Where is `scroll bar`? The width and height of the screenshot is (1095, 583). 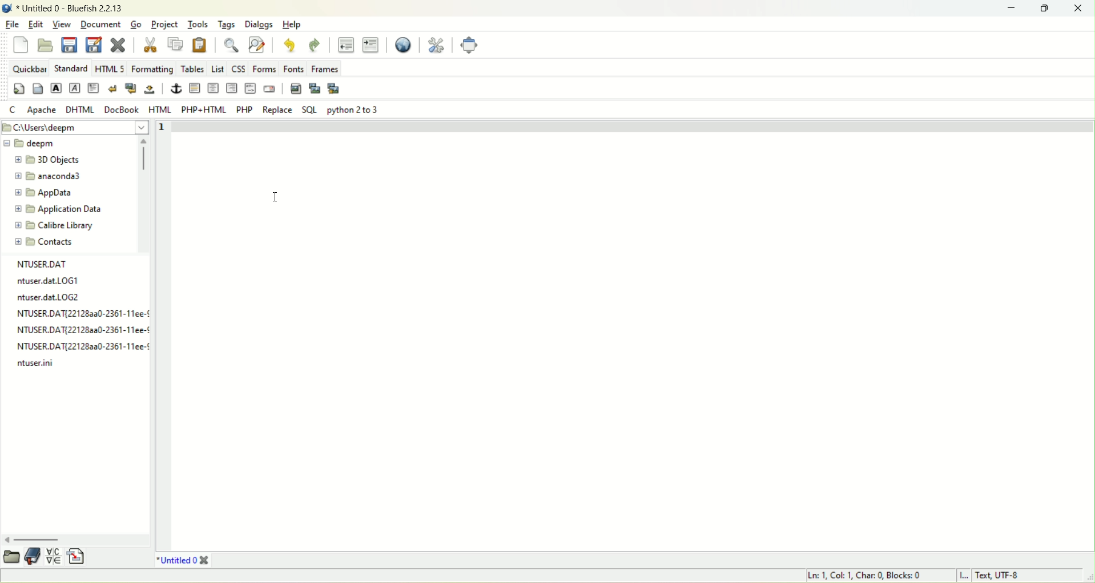 scroll bar is located at coordinates (145, 194).